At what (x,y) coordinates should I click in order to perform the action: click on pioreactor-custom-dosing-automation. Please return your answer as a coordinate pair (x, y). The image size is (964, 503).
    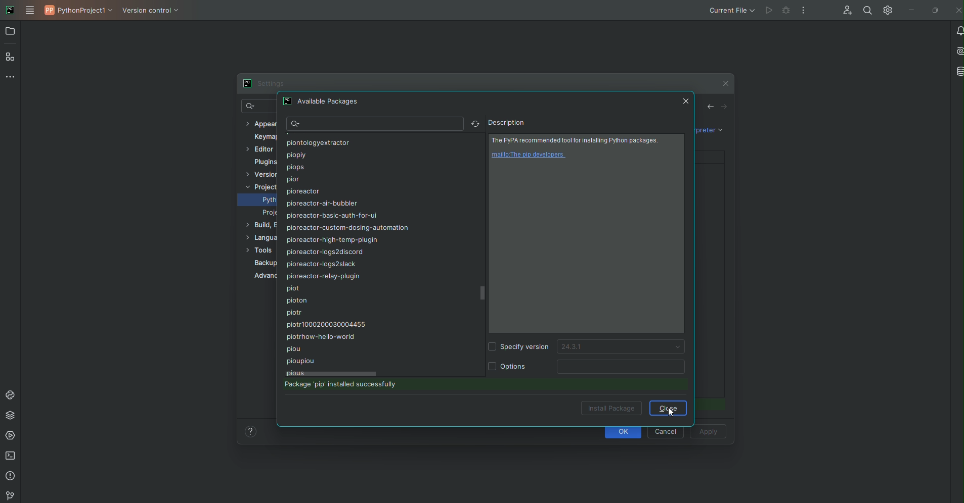
    Looking at the image, I should click on (348, 227).